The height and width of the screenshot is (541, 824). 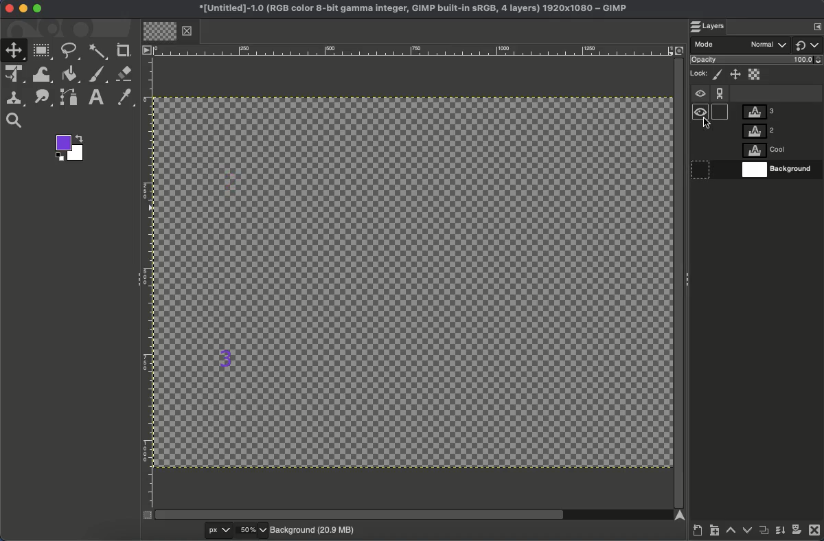 What do you see at coordinates (71, 100) in the screenshot?
I see `Path` at bounding box center [71, 100].